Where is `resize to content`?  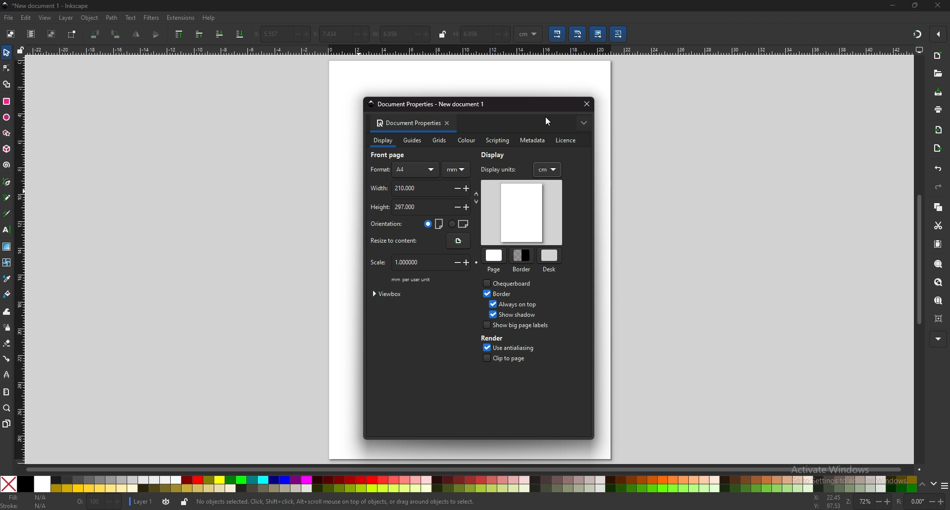
resize to content is located at coordinates (398, 241).